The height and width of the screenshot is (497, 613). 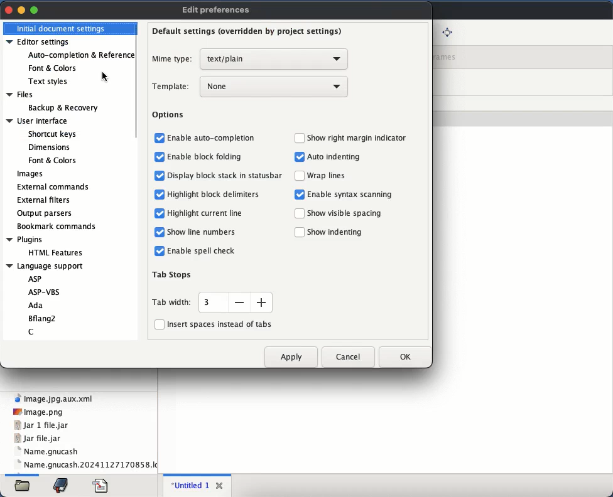 What do you see at coordinates (46, 214) in the screenshot?
I see `output parsers` at bounding box center [46, 214].